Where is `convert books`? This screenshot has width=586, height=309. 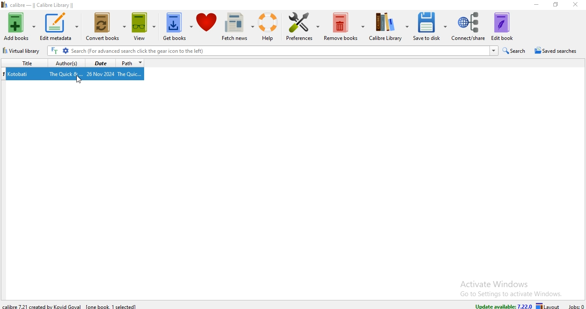
convert books is located at coordinates (105, 28).